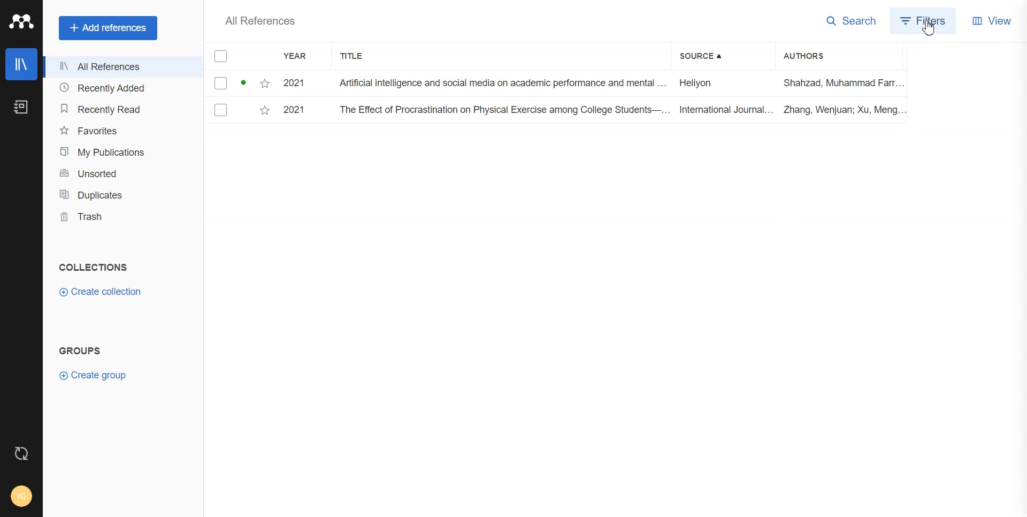 Image resolution: width=1027 pixels, height=517 pixels. I want to click on Starred, so click(266, 83).